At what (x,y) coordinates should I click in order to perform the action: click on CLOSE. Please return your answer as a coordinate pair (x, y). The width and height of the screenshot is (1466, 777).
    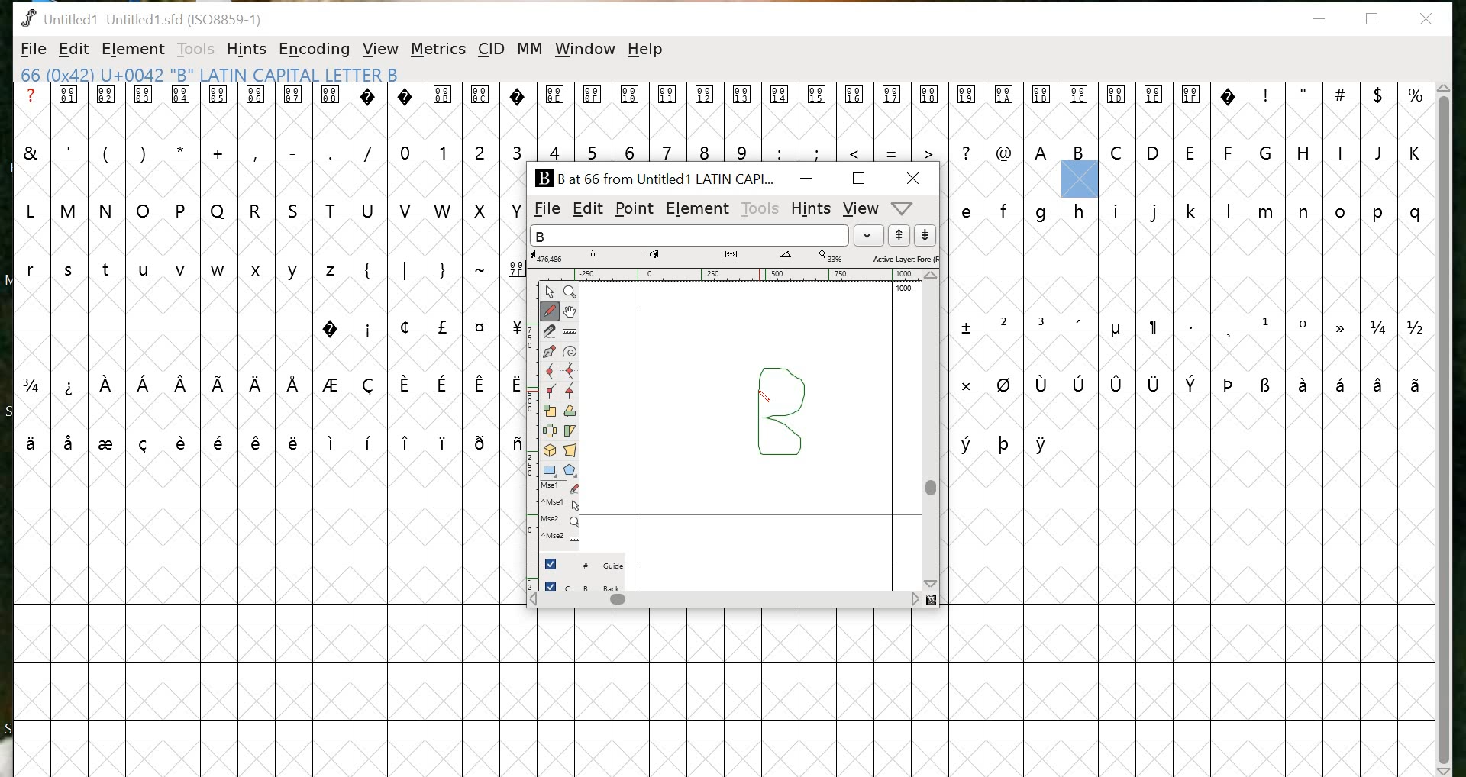
    Looking at the image, I should click on (915, 178).